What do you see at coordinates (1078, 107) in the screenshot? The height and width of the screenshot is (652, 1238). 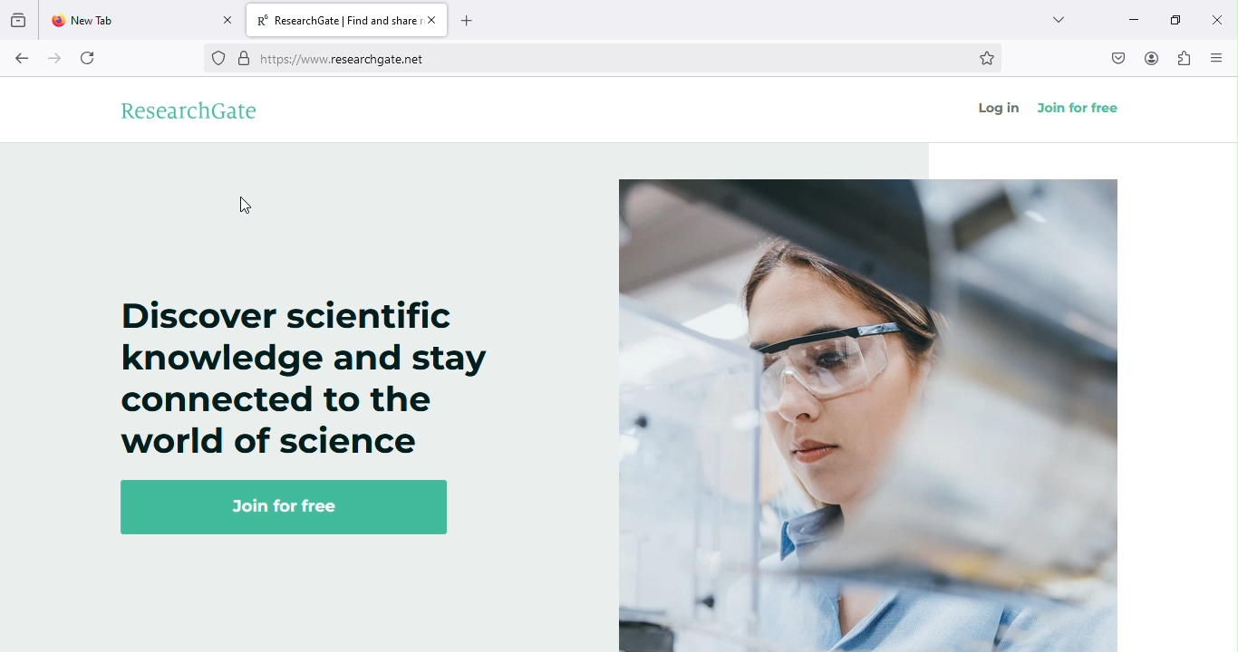 I see `join for free` at bounding box center [1078, 107].